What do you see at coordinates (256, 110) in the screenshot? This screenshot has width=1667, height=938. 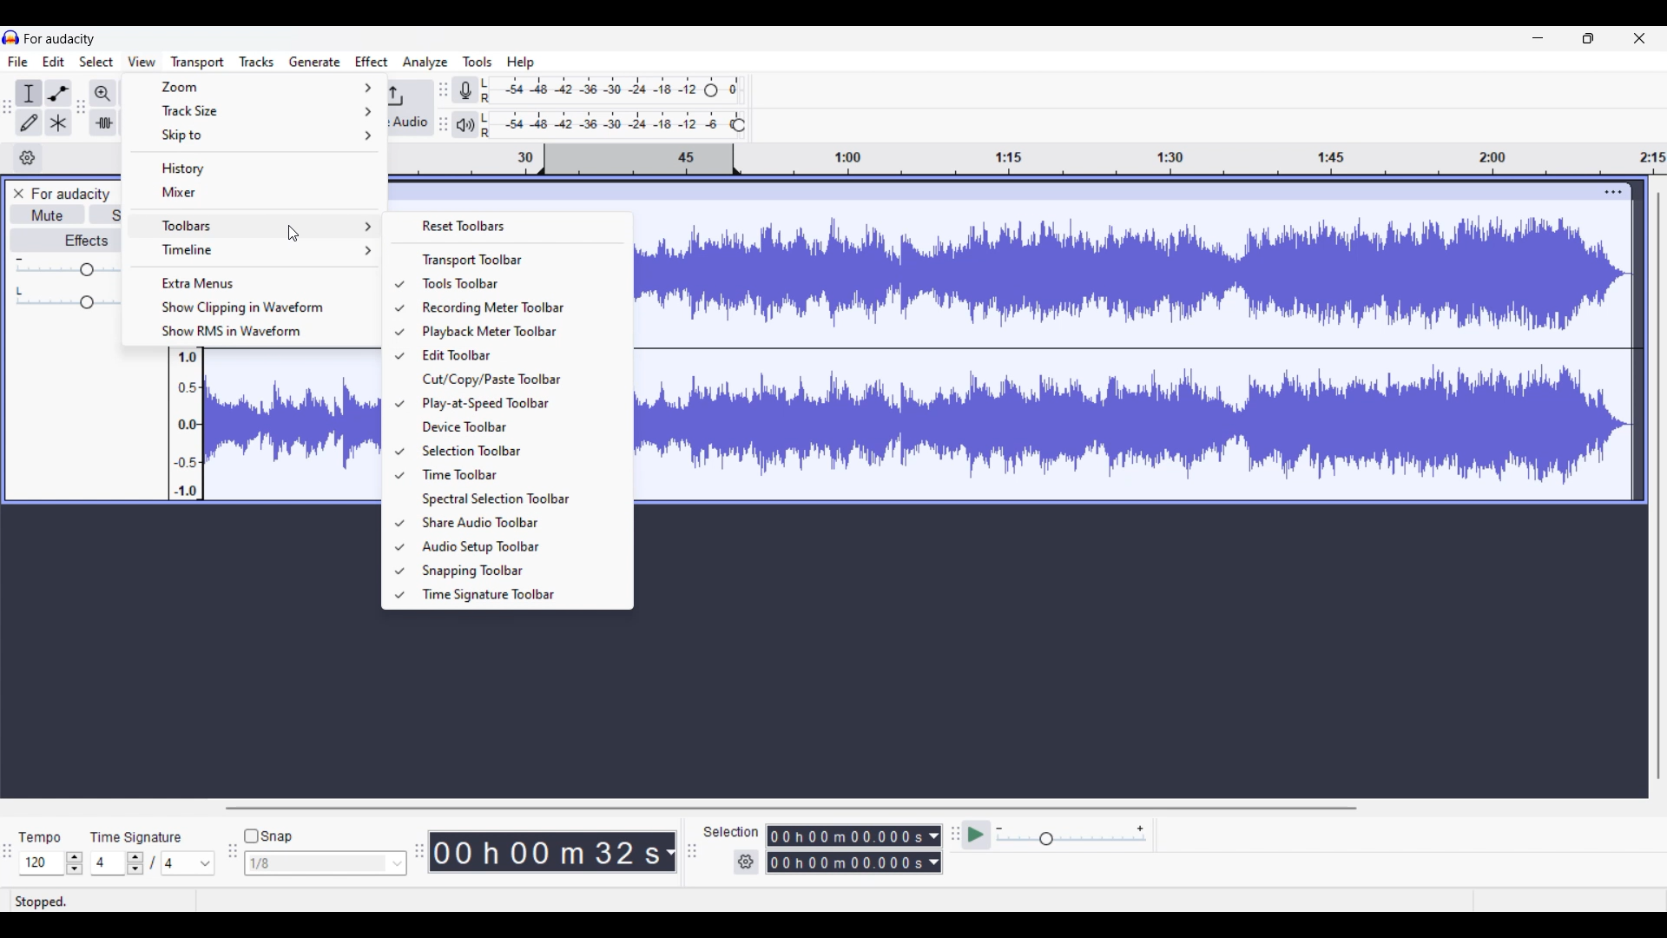 I see `Track size options` at bounding box center [256, 110].